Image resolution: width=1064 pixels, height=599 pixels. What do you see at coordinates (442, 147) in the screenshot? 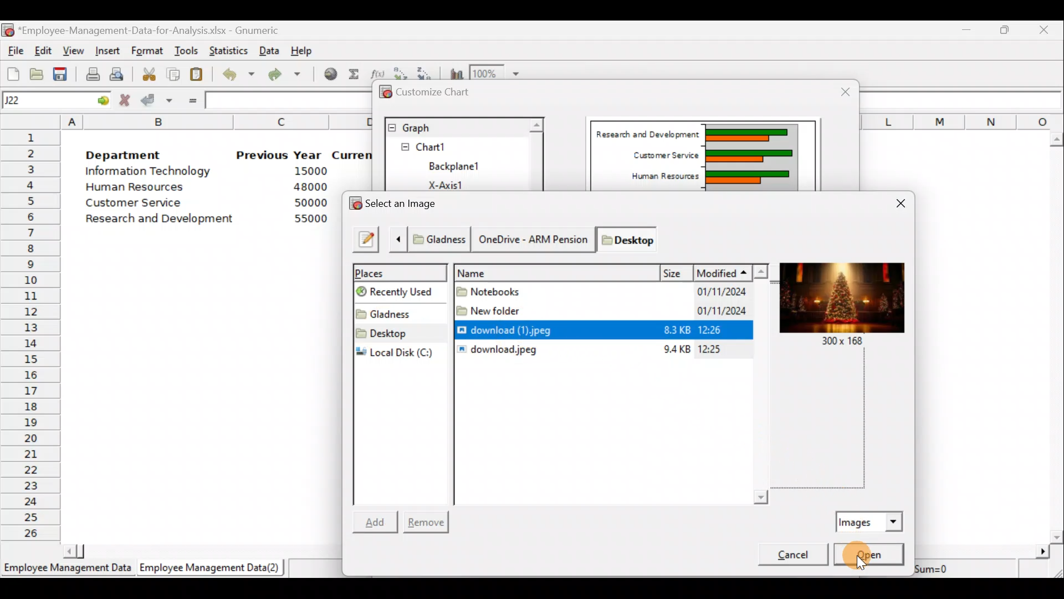
I see `Chart1` at bounding box center [442, 147].